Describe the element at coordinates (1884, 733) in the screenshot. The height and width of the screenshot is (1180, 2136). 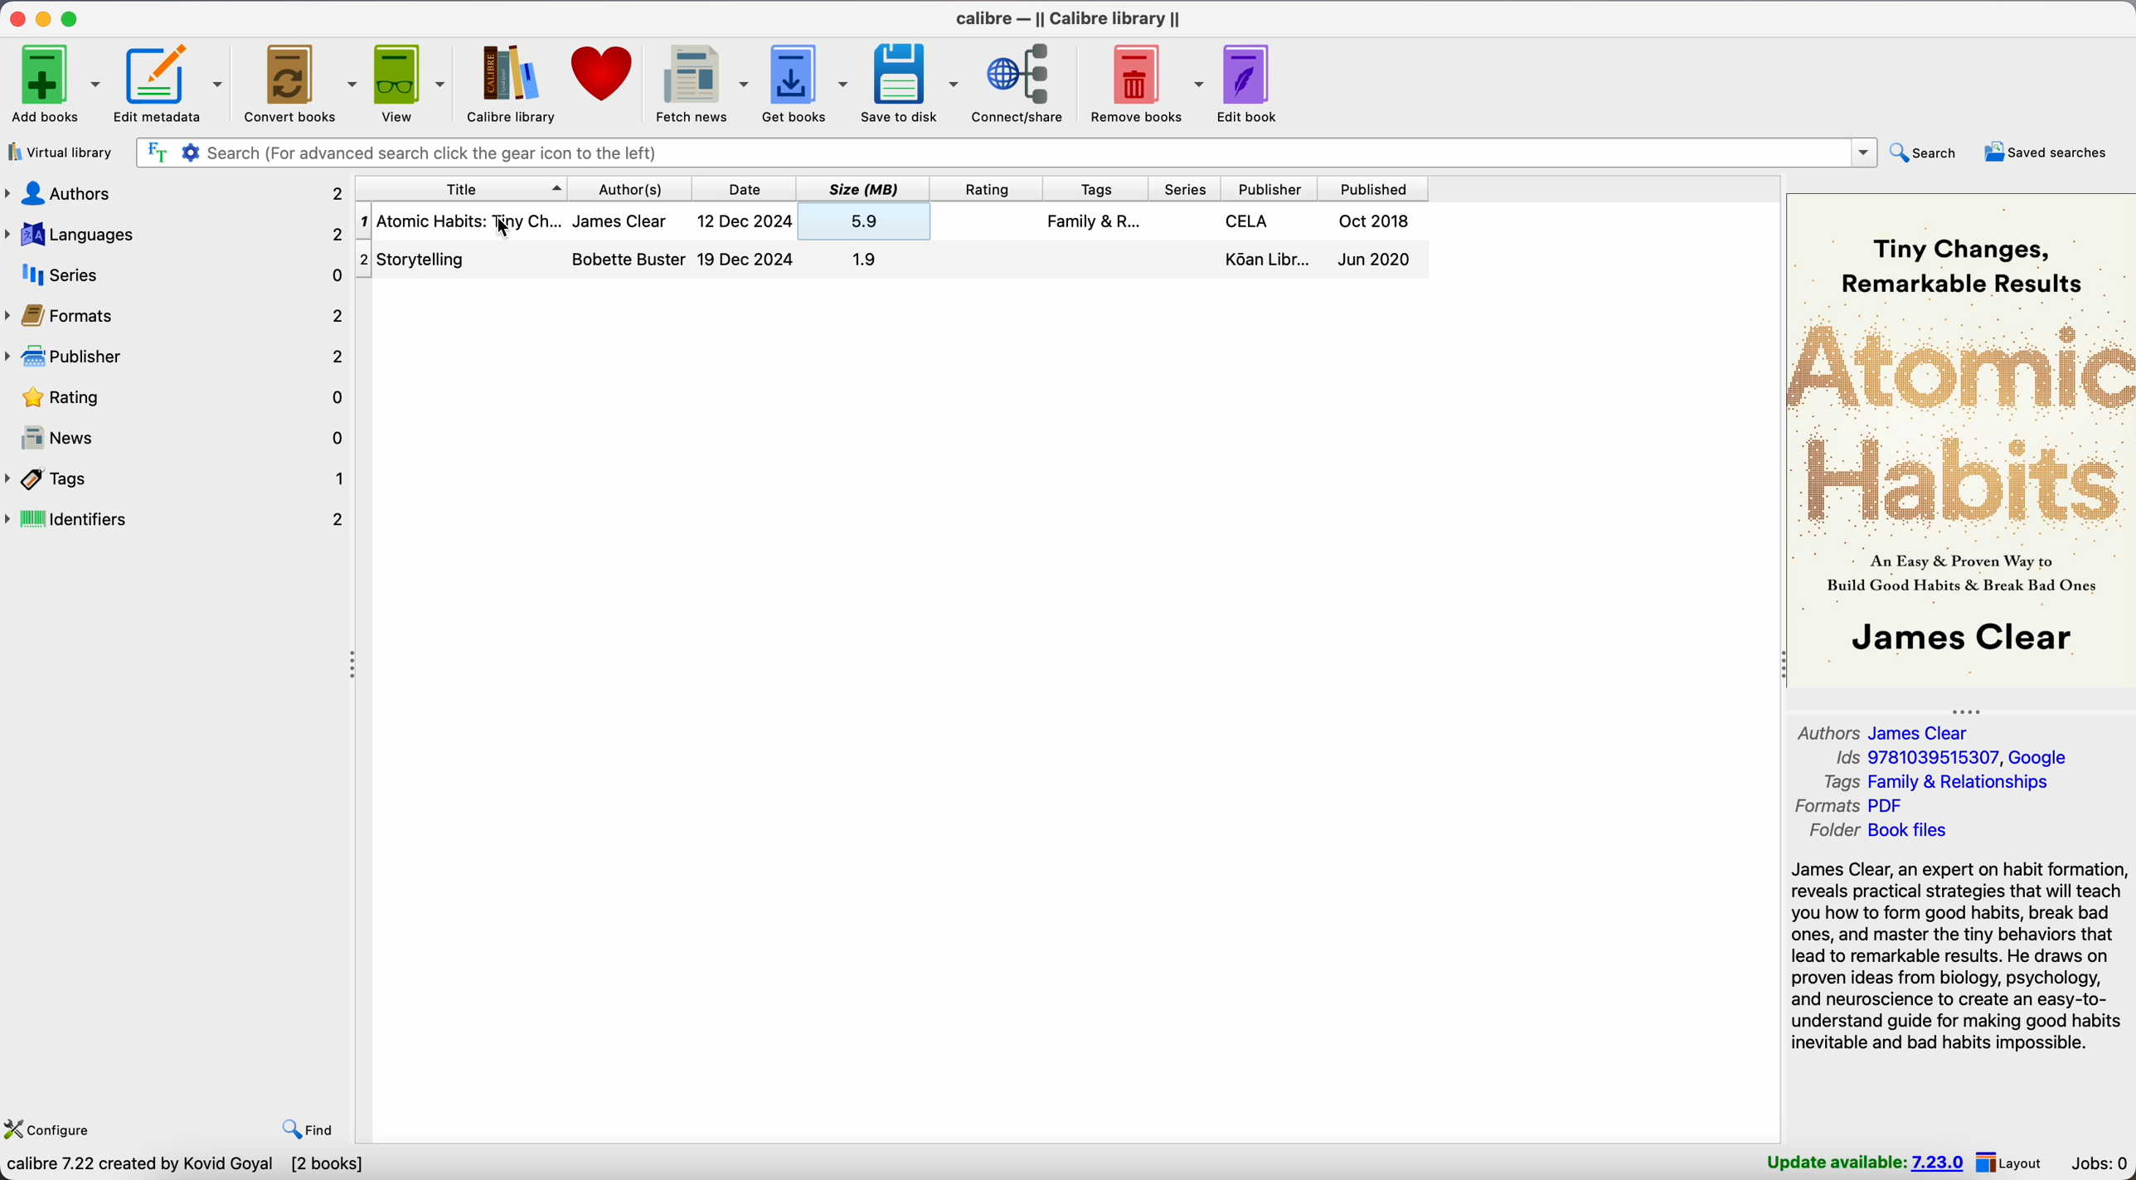
I see `authors James Clear` at that location.